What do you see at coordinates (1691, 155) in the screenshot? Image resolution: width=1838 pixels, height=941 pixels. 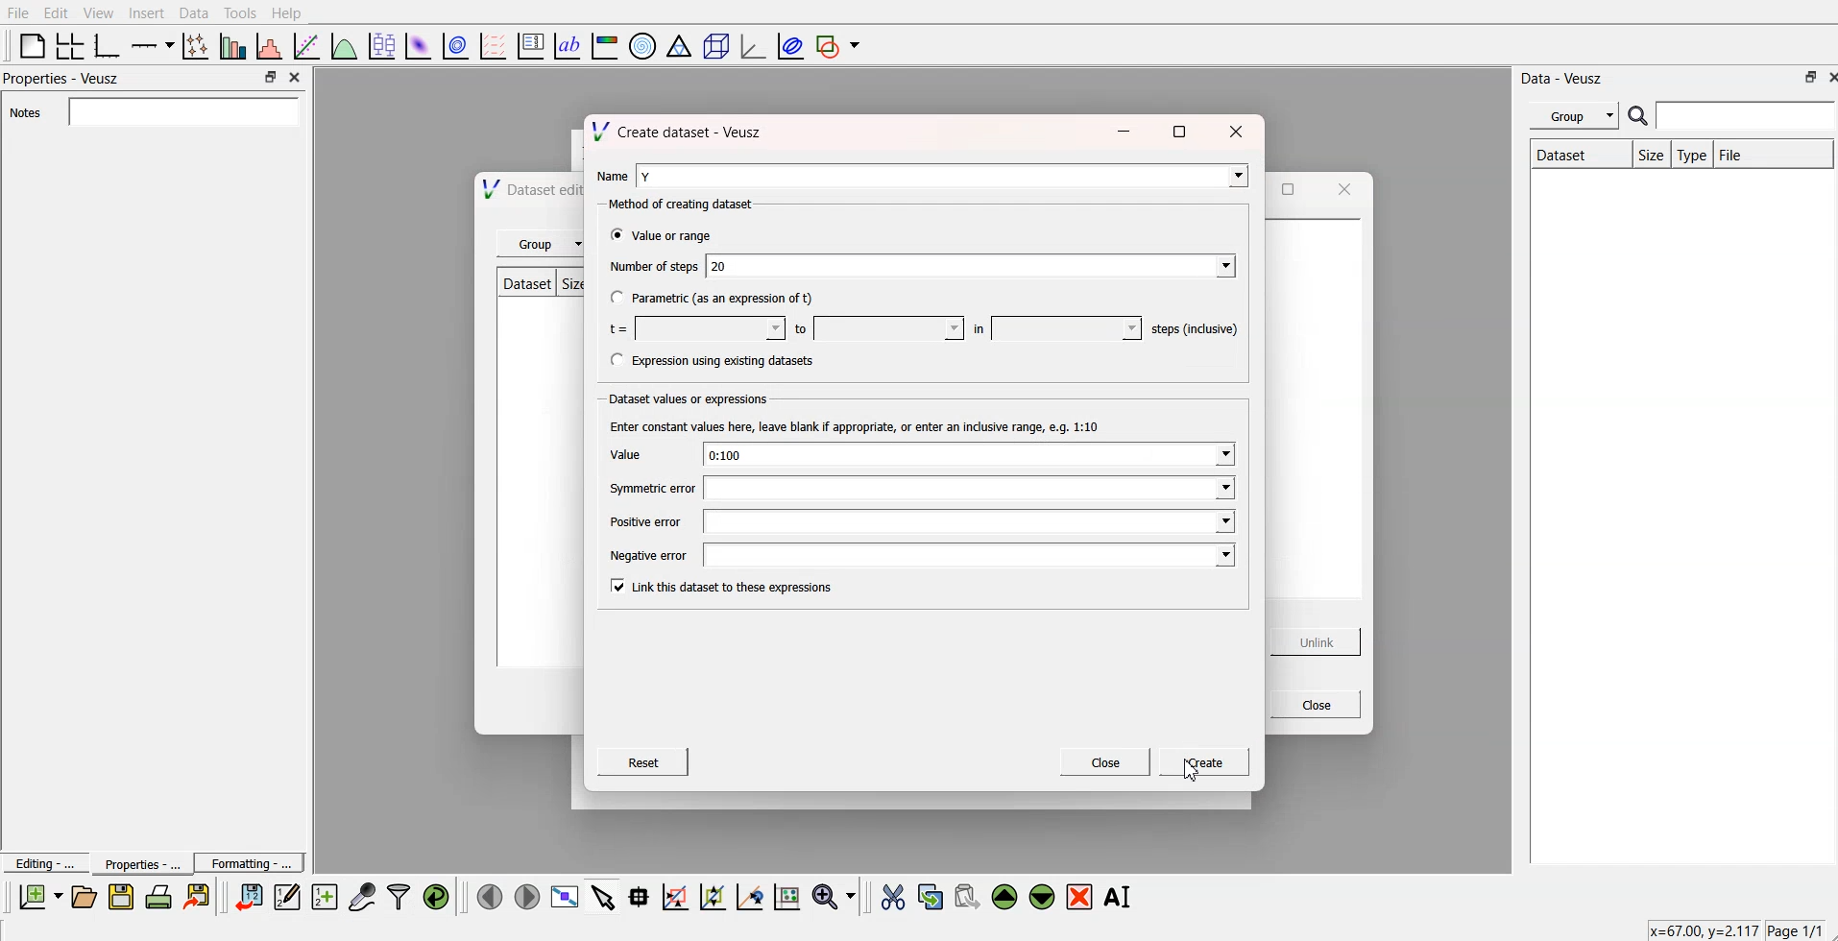 I see `Type` at bounding box center [1691, 155].